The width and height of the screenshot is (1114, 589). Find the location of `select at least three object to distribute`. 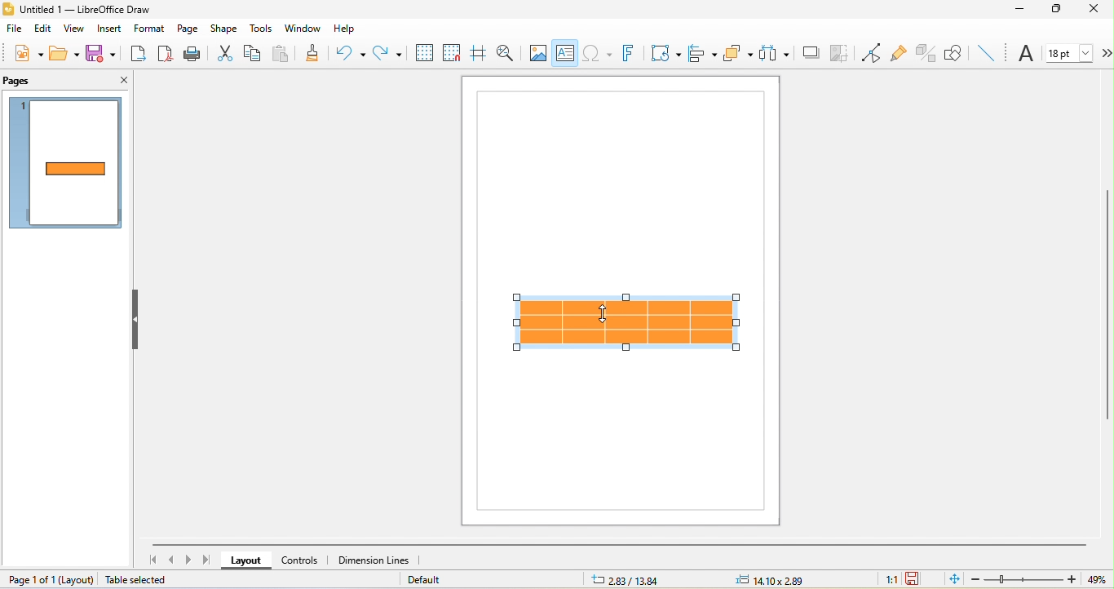

select at least three object to distribute is located at coordinates (775, 52).